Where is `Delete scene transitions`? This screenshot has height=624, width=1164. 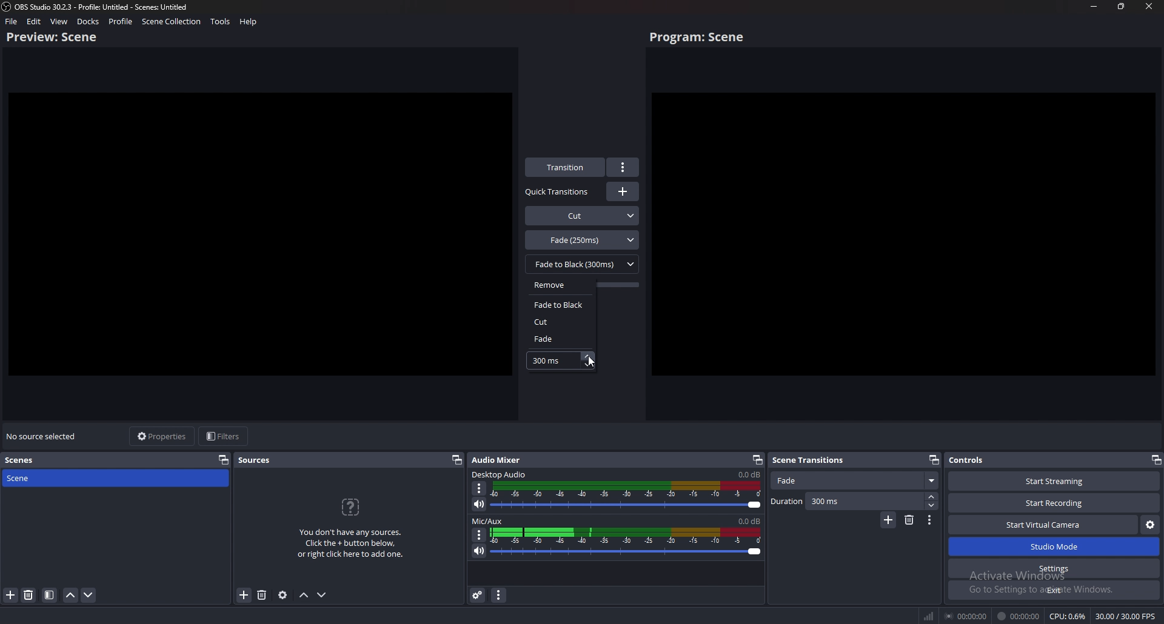 Delete scene transitions is located at coordinates (909, 520).